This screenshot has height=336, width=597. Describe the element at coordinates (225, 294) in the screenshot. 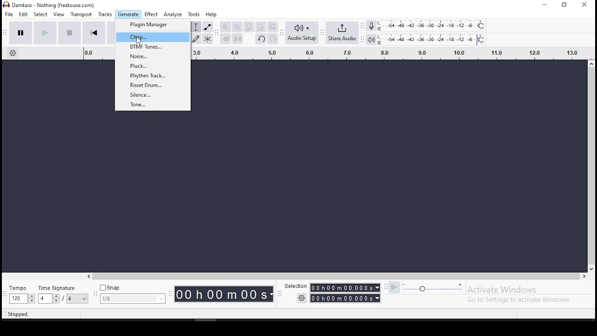

I see `duration` at that location.